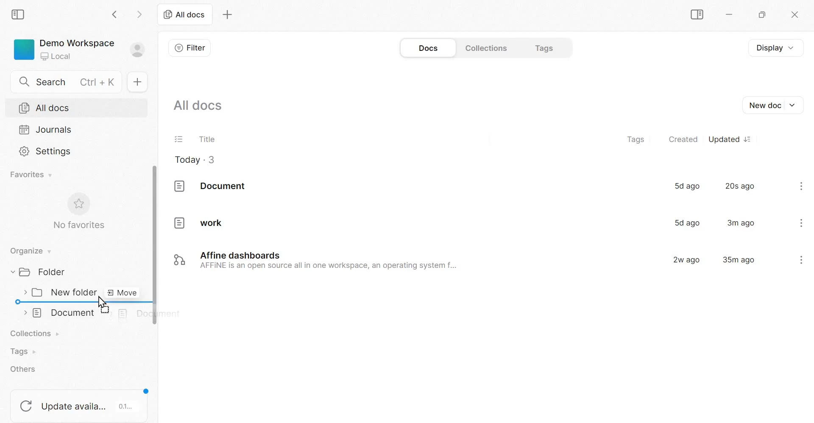 This screenshot has width=814, height=423. Describe the element at coordinates (79, 403) in the screenshot. I see `update available` at that location.